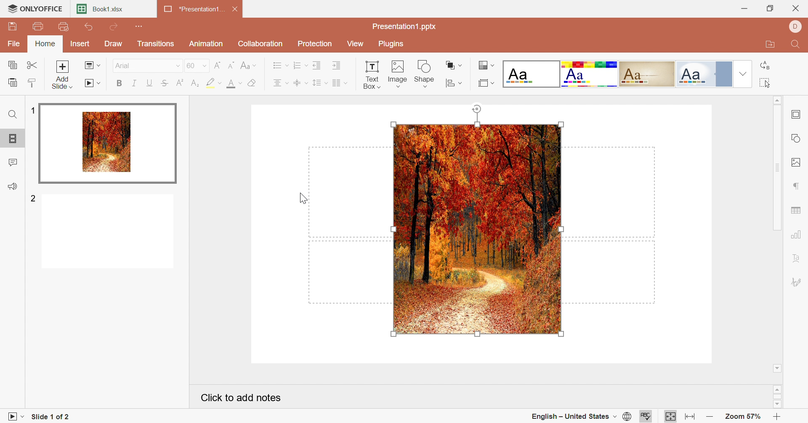 This screenshot has height=423, width=808. What do you see at coordinates (303, 198) in the screenshot?
I see `Cursor` at bounding box center [303, 198].